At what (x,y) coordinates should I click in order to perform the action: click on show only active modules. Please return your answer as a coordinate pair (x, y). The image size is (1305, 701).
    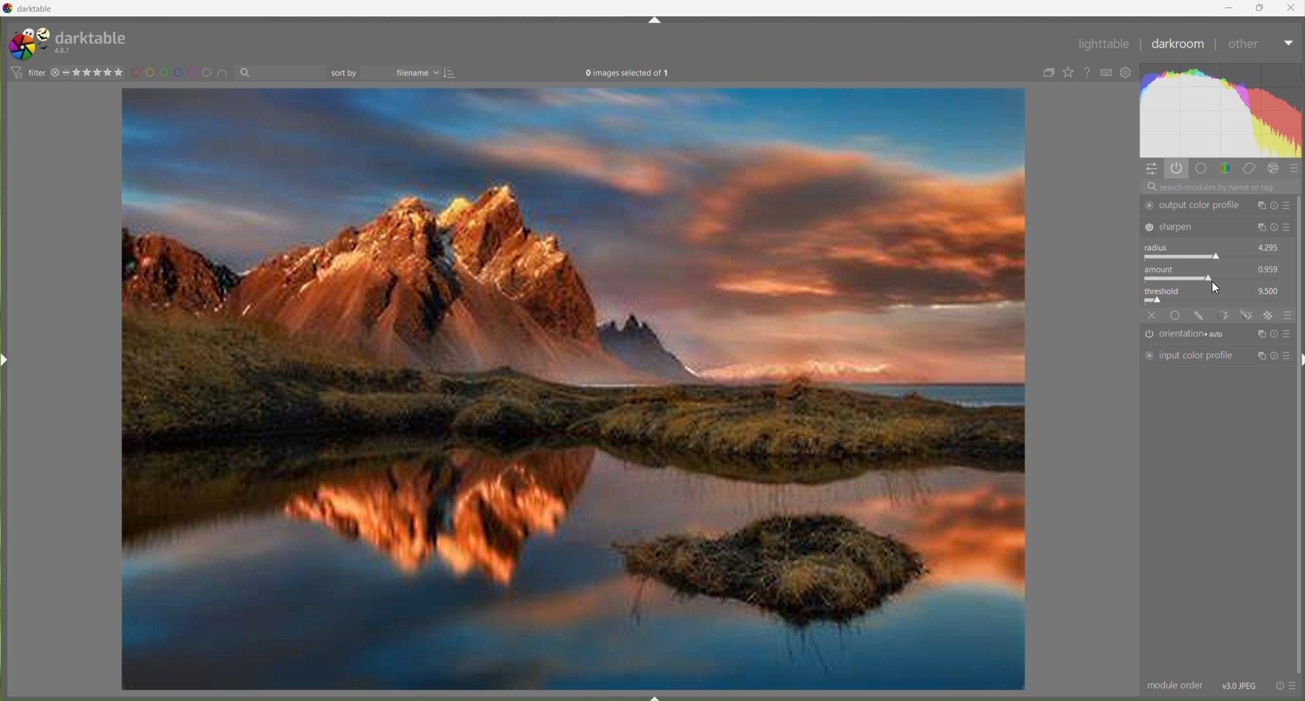
    Looking at the image, I should click on (1178, 168).